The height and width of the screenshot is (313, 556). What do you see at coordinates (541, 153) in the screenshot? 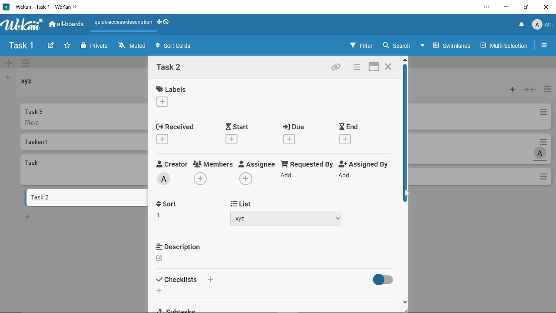
I see `Task assigned to` at bounding box center [541, 153].